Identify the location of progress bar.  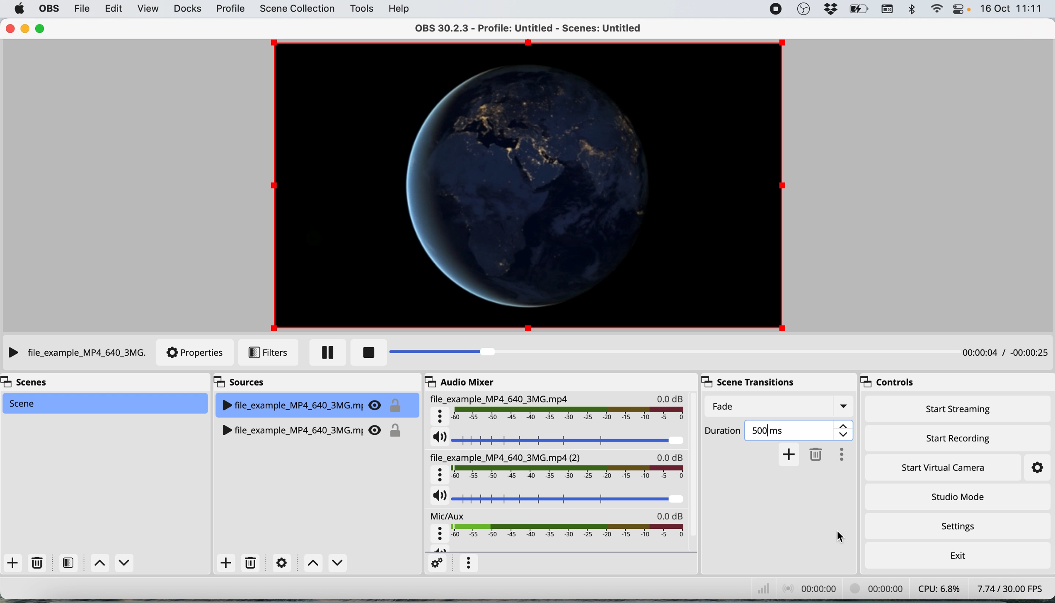
(634, 352).